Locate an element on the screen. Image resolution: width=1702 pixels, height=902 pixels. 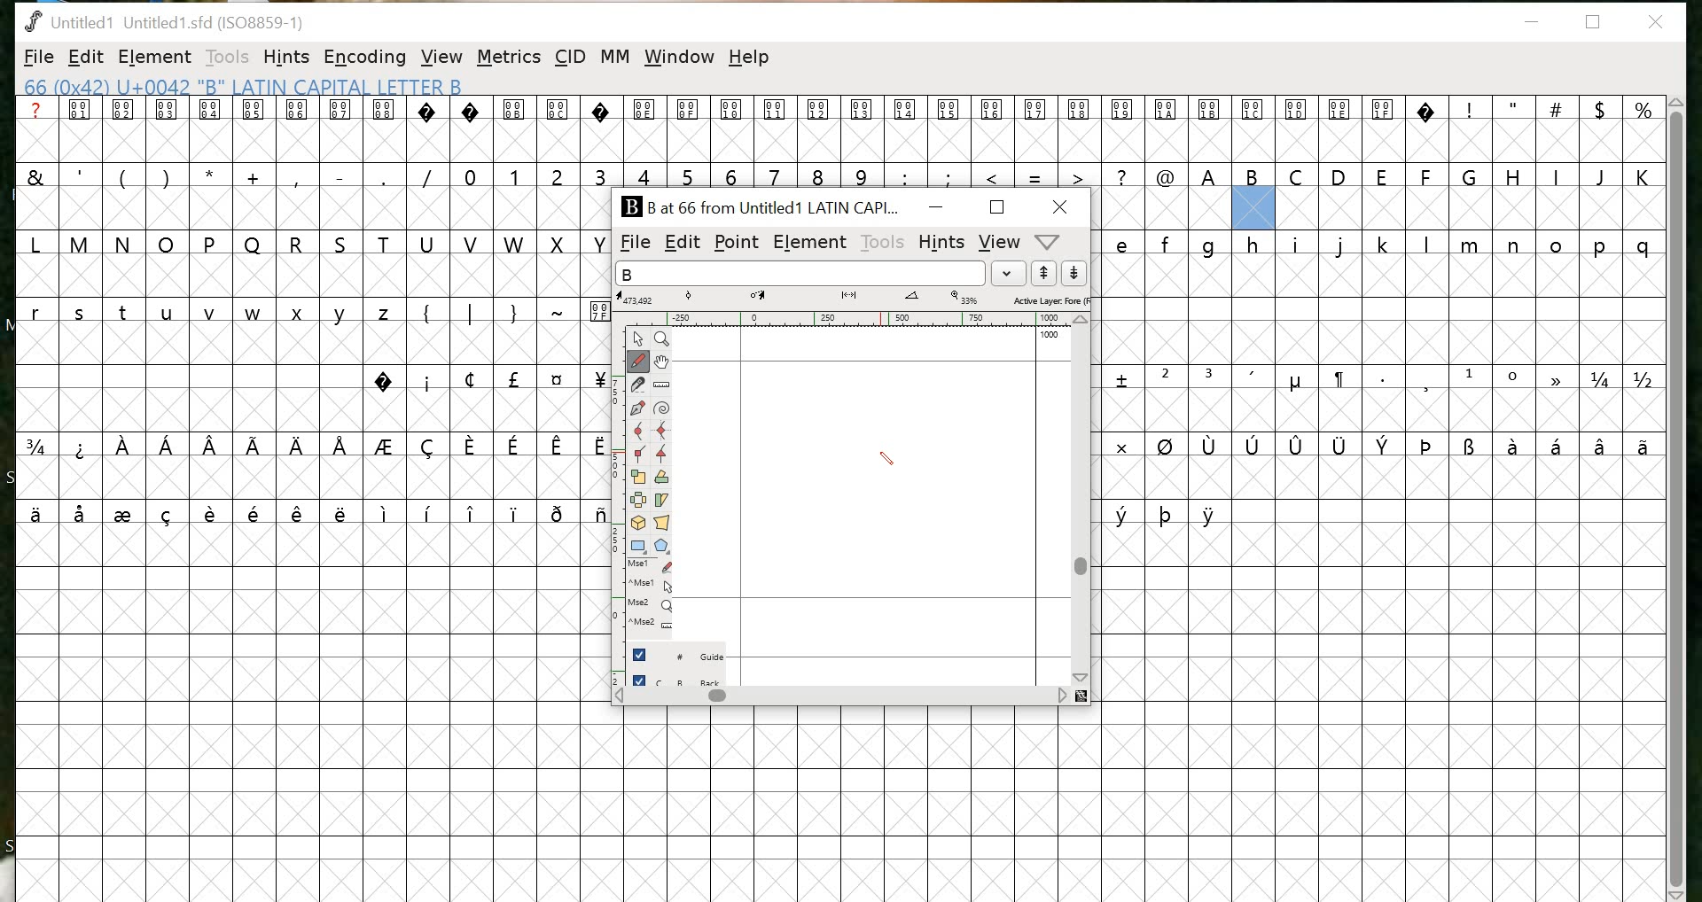
ruler is located at coordinates (842, 319).